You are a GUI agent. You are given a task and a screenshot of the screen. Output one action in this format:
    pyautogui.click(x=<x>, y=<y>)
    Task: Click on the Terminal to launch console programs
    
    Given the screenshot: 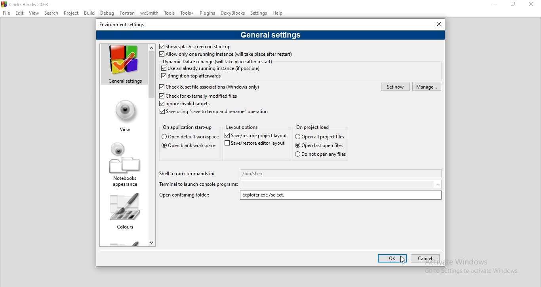 What is the action you would take?
    pyautogui.click(x=198, y=185)
    